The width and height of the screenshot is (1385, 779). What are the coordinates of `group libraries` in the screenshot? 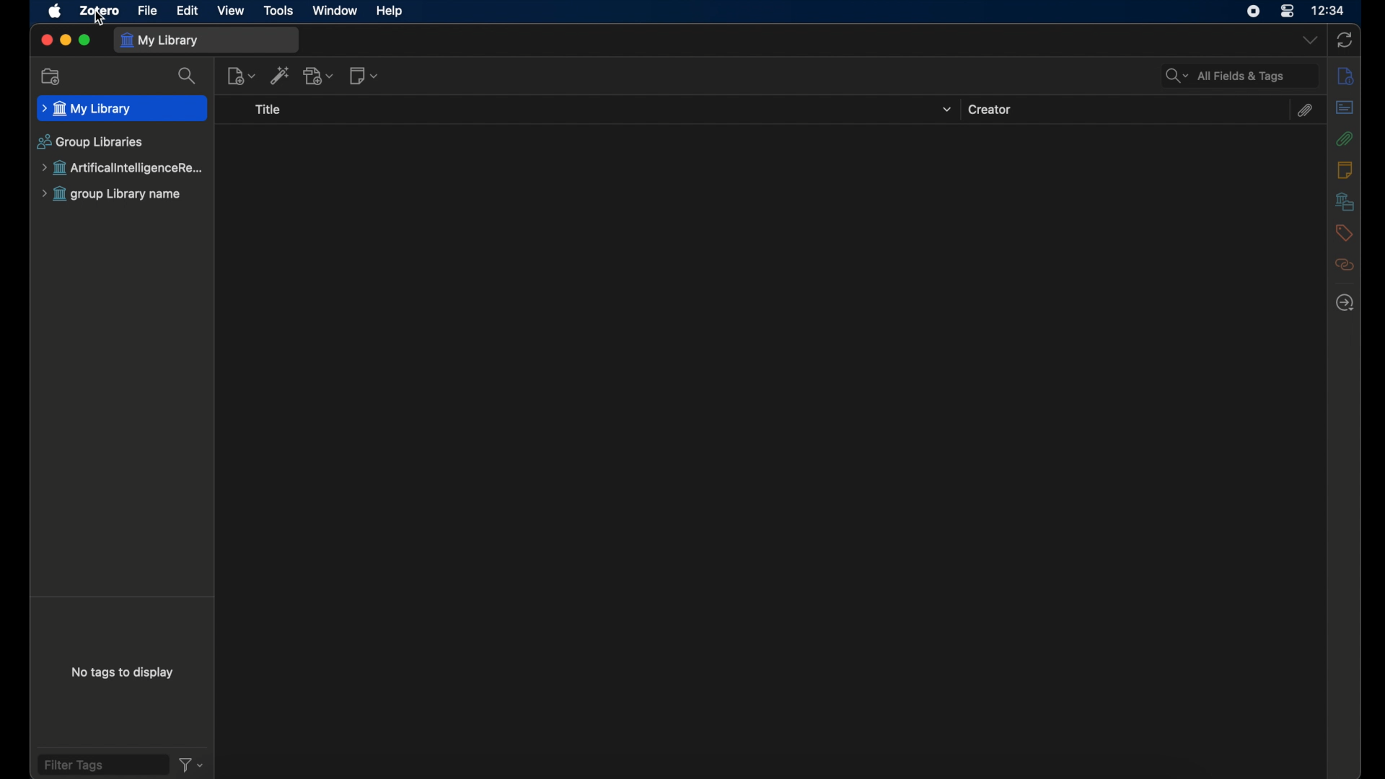 It's located at (90, 142).